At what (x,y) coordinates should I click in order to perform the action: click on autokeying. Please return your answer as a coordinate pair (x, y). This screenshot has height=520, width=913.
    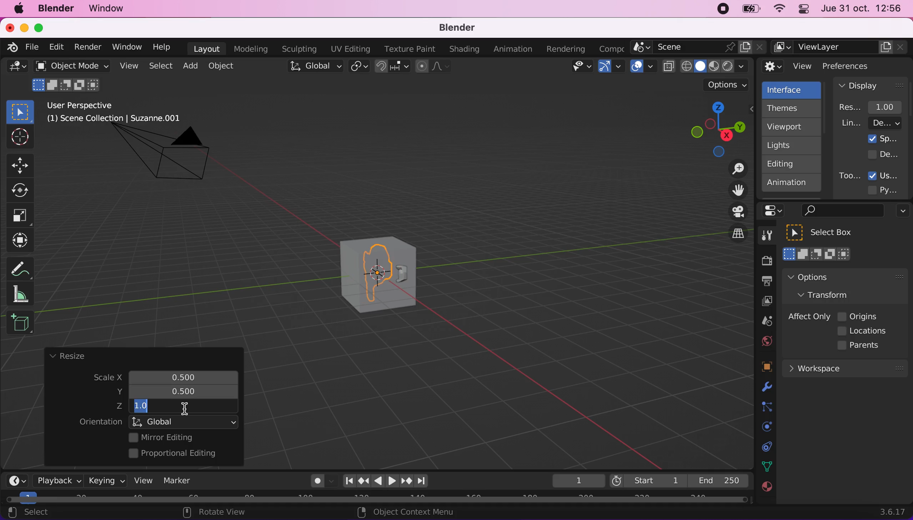
    Looking at the image, I should click on (318, 483).